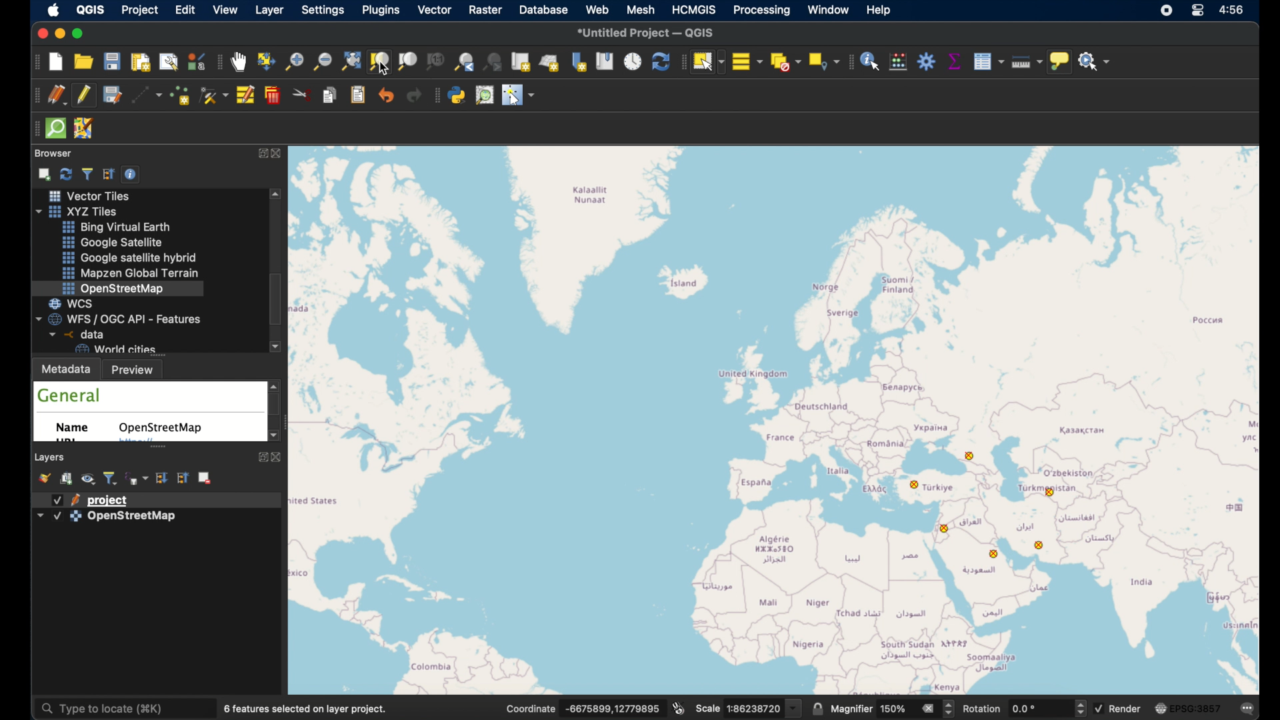  Describe the element at coordinates (34, 128) in the screenshot. I see `drag handle` at that location.